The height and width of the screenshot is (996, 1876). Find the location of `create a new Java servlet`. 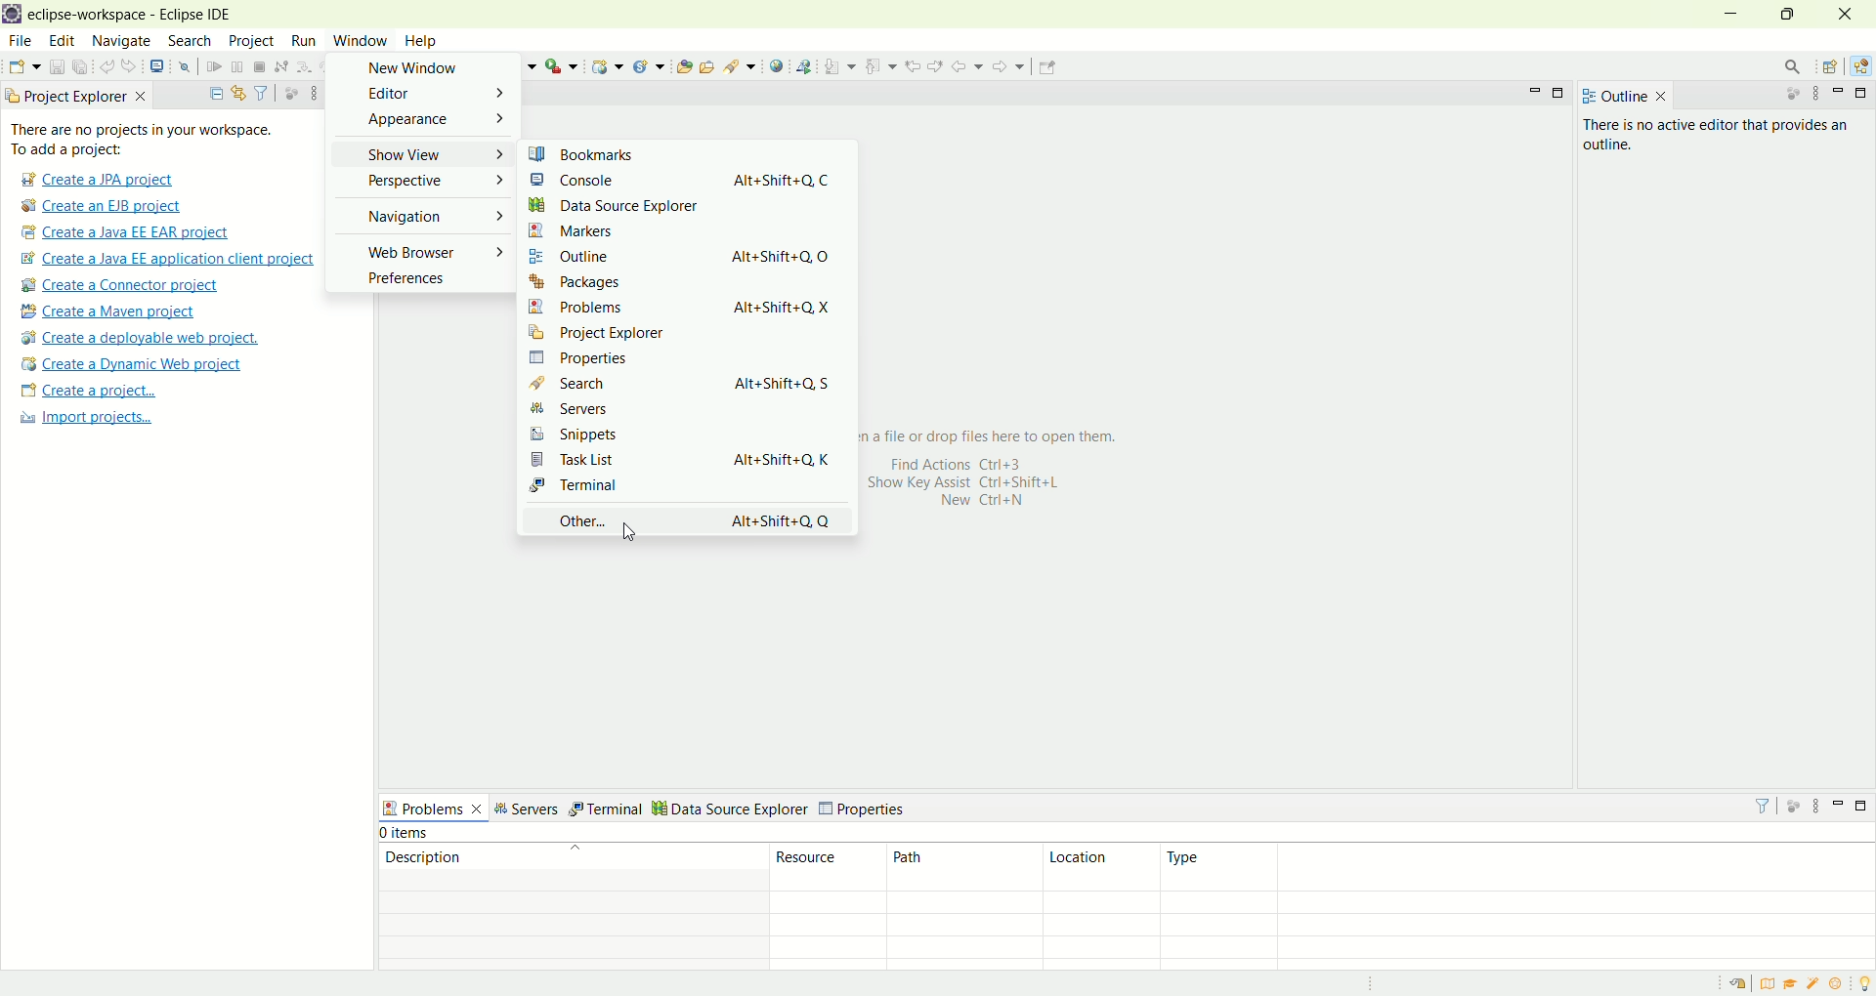

create a new Java servlet is located at coordinates (649, 65).